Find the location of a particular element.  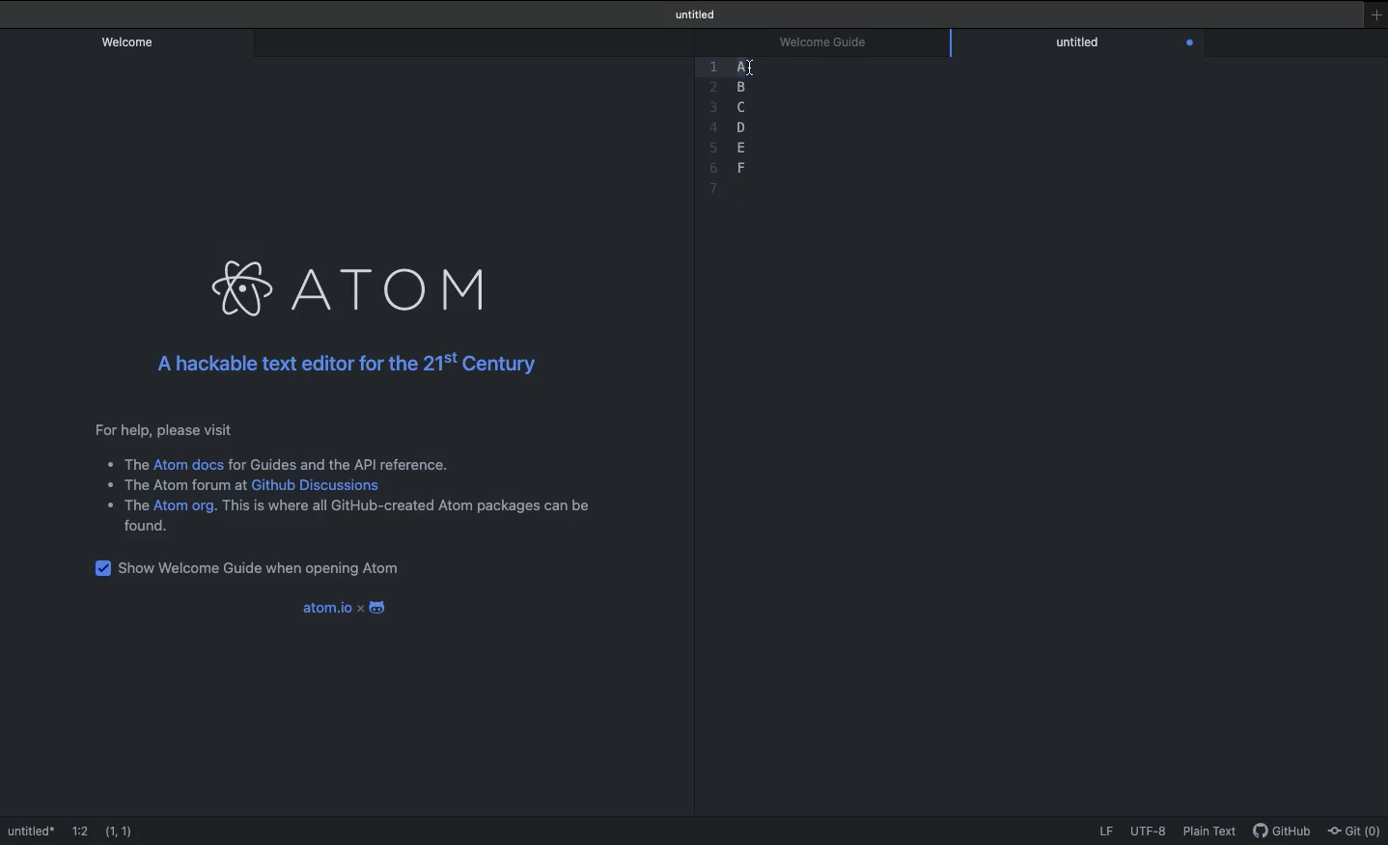

Instructional text is located at coordinates (338, 478).